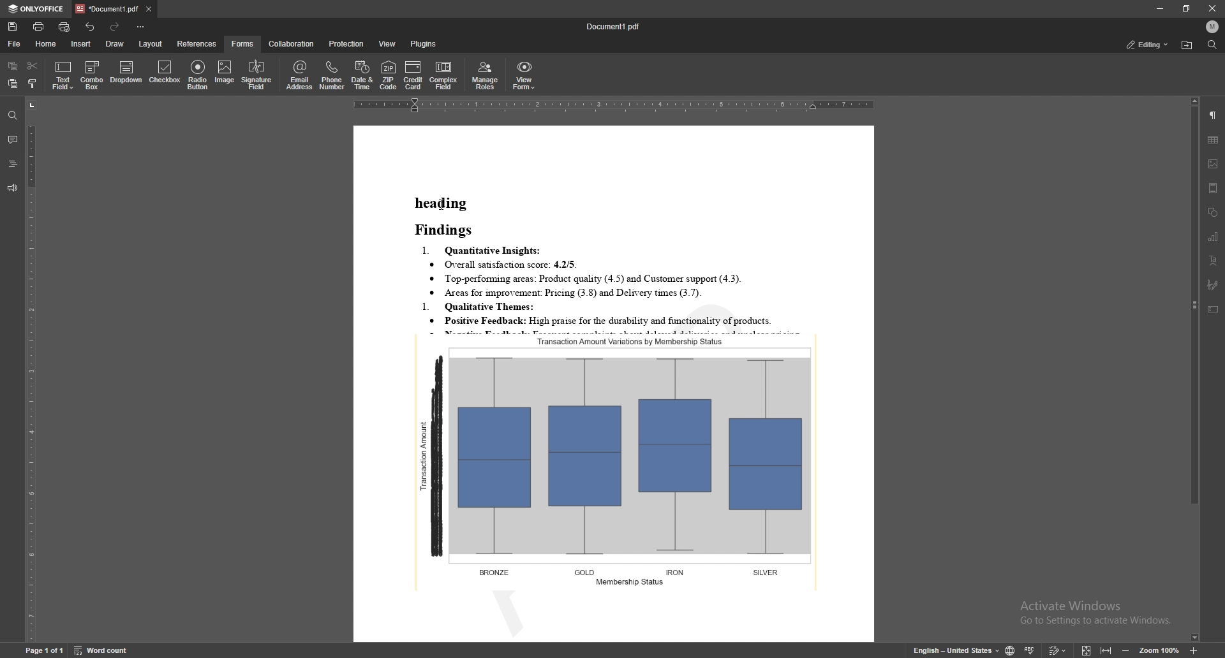  Describe the element at coordinates (197, 76) in the screenshot. I see `radio button` at that location.